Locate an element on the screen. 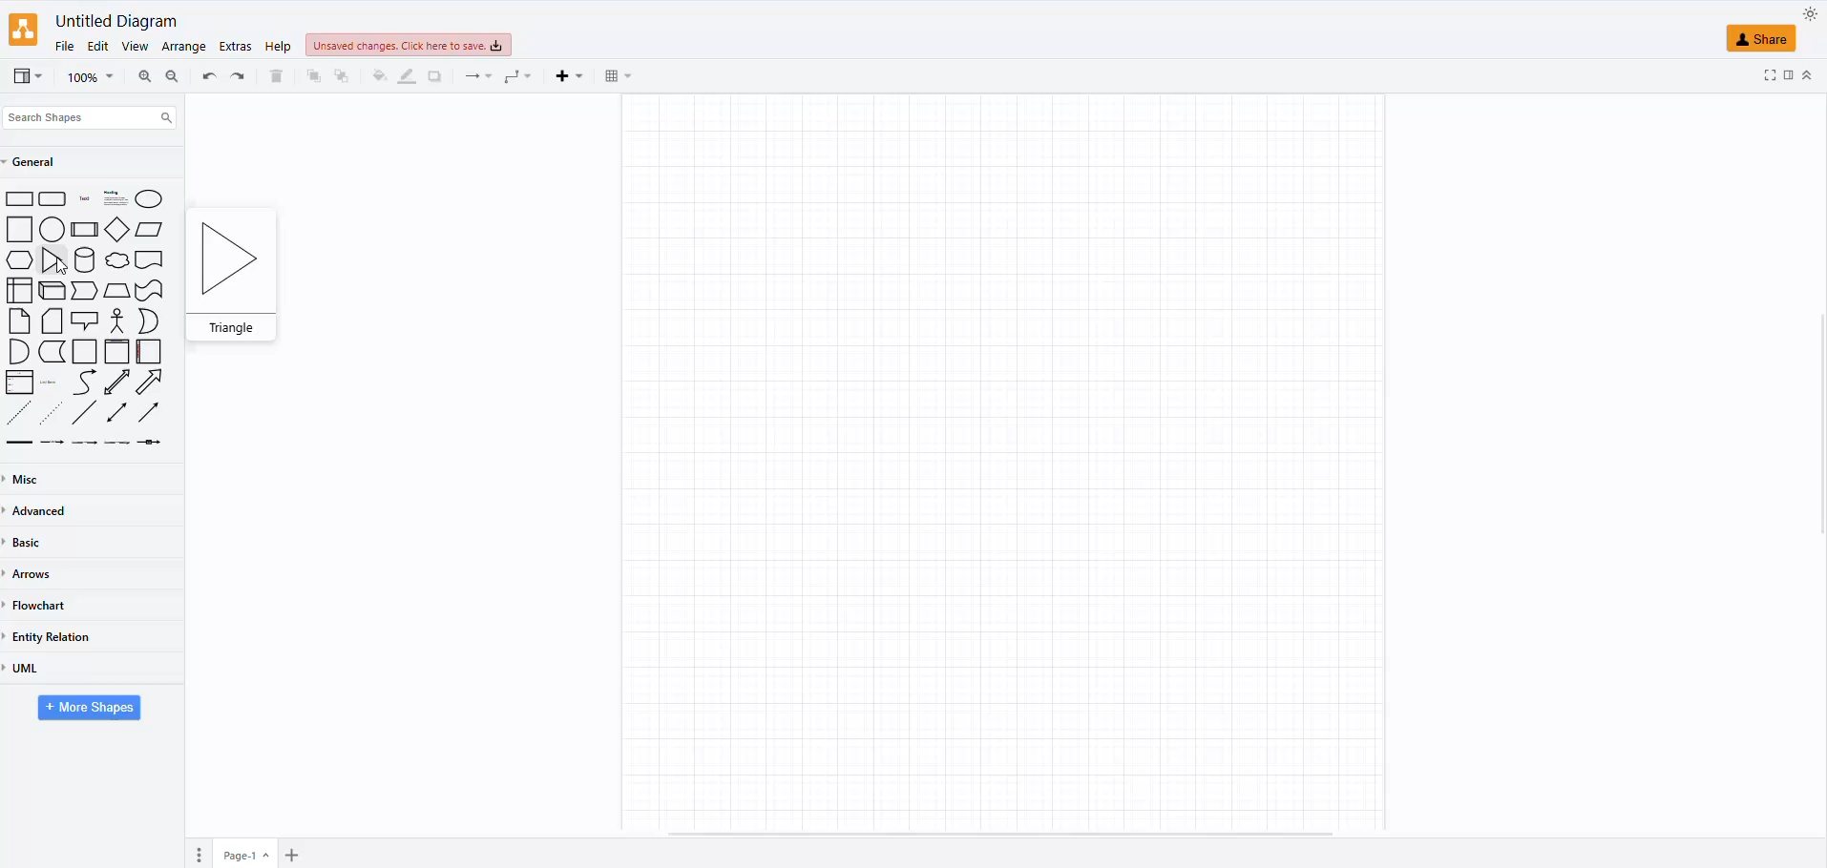 The height and width of the screenshot is (868, 1827). help is located at coordinates (278, 48).